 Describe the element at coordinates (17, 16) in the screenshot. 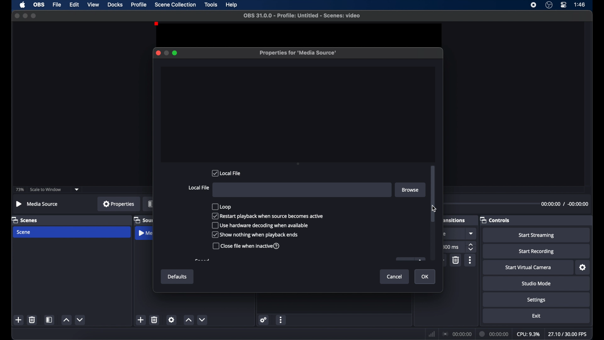

I see `close` at that location.